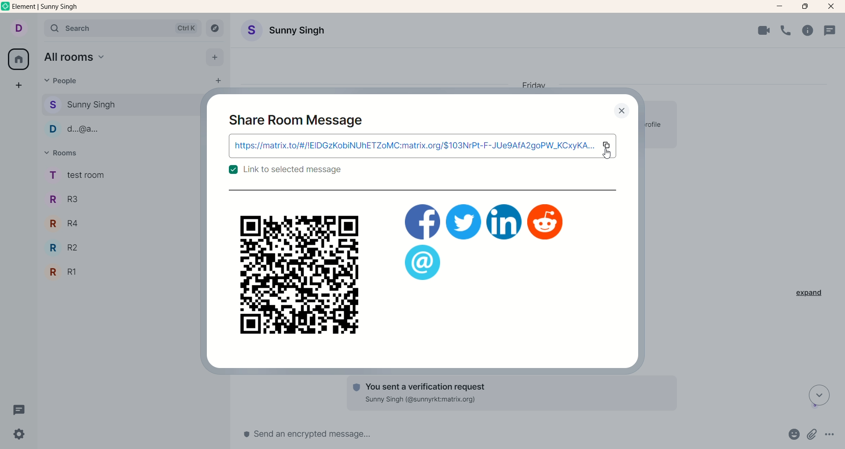 This screenshot has width=845, height=449. Describe the element at coordinates (464, 221) in the screenshot. I see `` at that location.